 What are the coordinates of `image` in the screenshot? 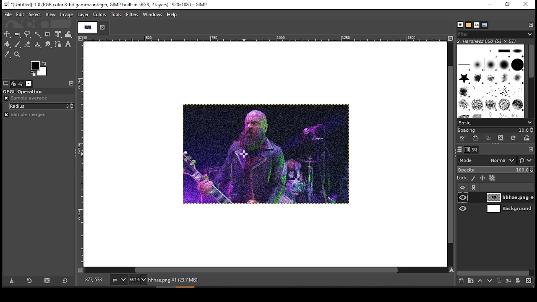 It's located at (67, 14).